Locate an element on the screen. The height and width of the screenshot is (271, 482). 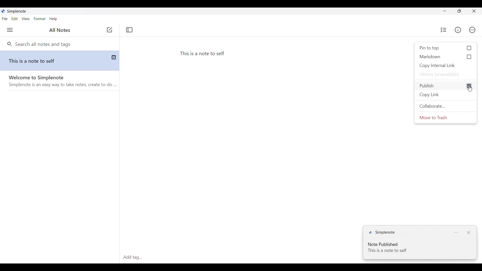
history (Unavailable) is located at coordinates (446, 75).